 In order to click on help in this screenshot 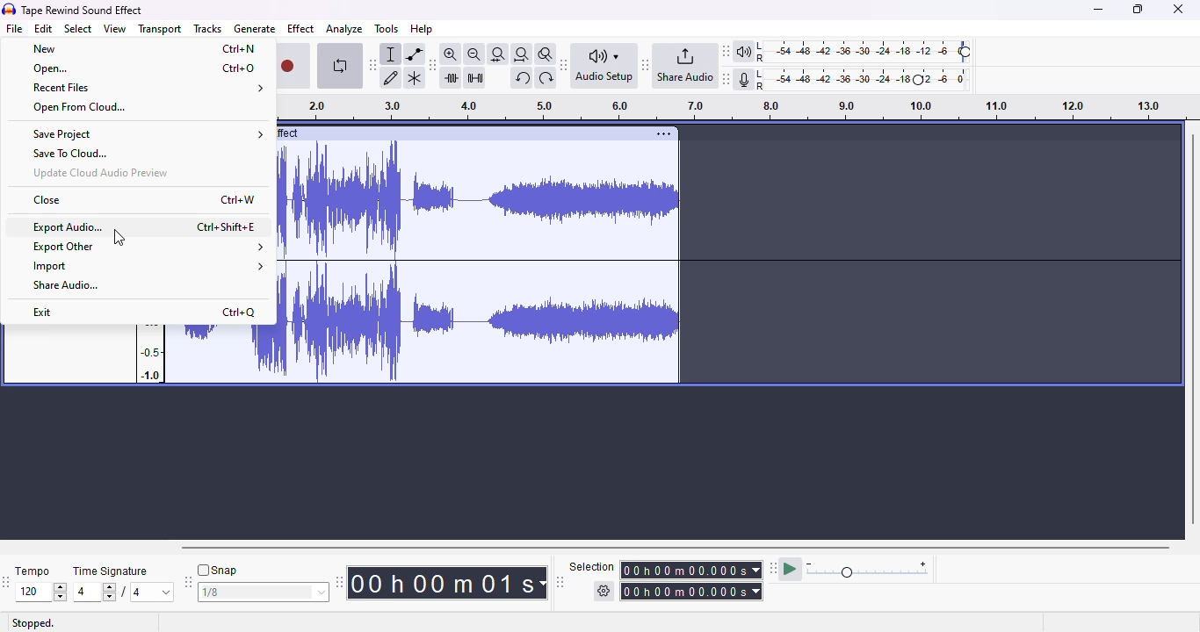, I will do `click(422, 29)`.